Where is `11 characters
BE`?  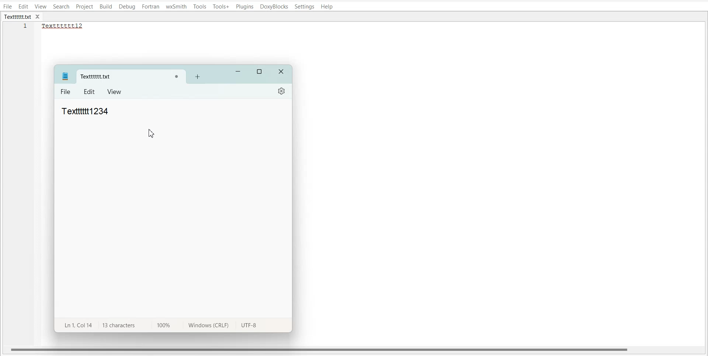 11 characters
BE is located at coordinates (118, 325).